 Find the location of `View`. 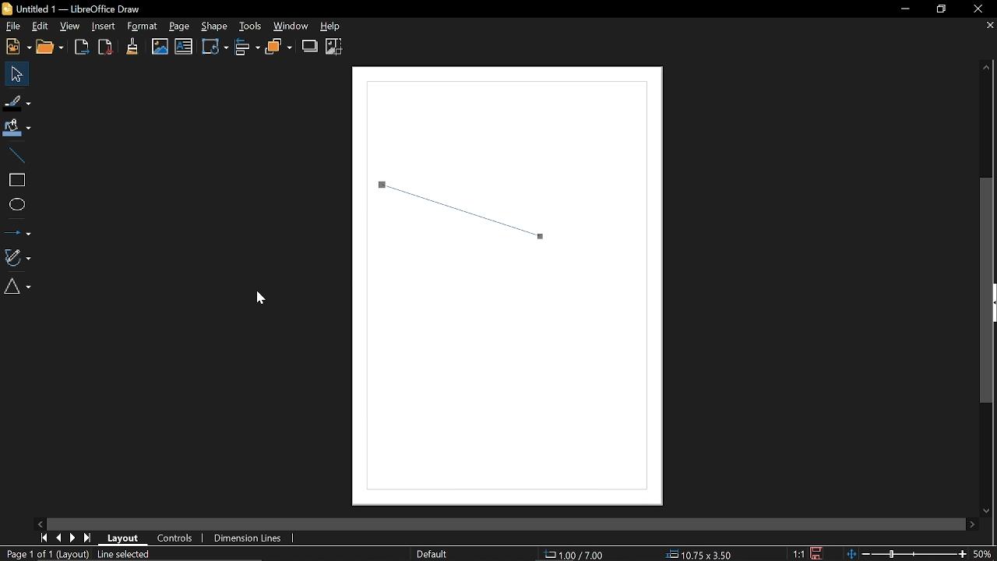

View is located at coordinates (72, 26).